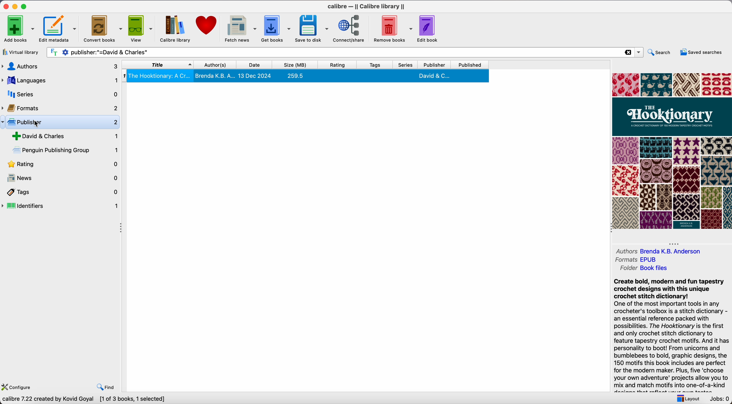  What do you see at coordinates (158, 64) in the screenshot?
I see `title` at bounding box center [158, 64].